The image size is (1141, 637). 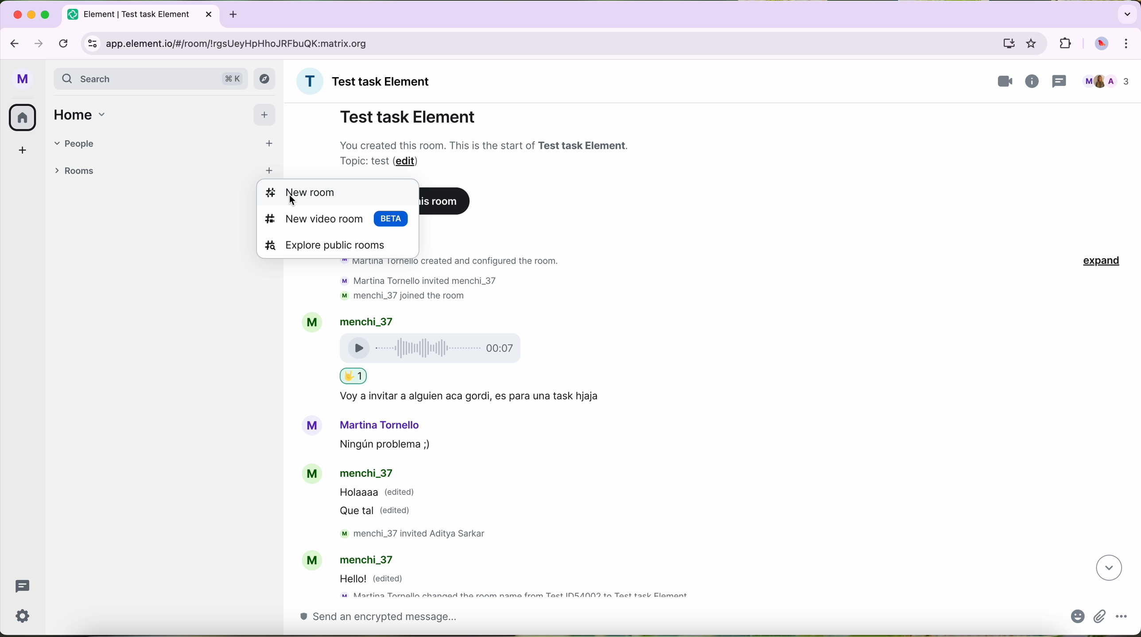 What do you see at coordinates (23, 118) in the screenshot?
I see `home button` at bounding box center [23, 118].